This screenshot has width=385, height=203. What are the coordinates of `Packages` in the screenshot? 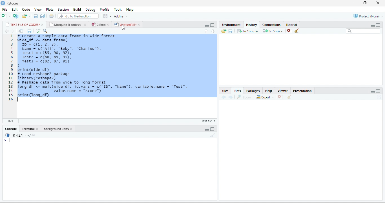 It's located at (253, 91).